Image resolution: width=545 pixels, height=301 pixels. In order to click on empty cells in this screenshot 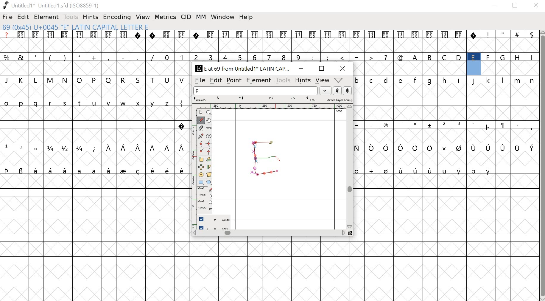, I will do `click(272, 269)`.